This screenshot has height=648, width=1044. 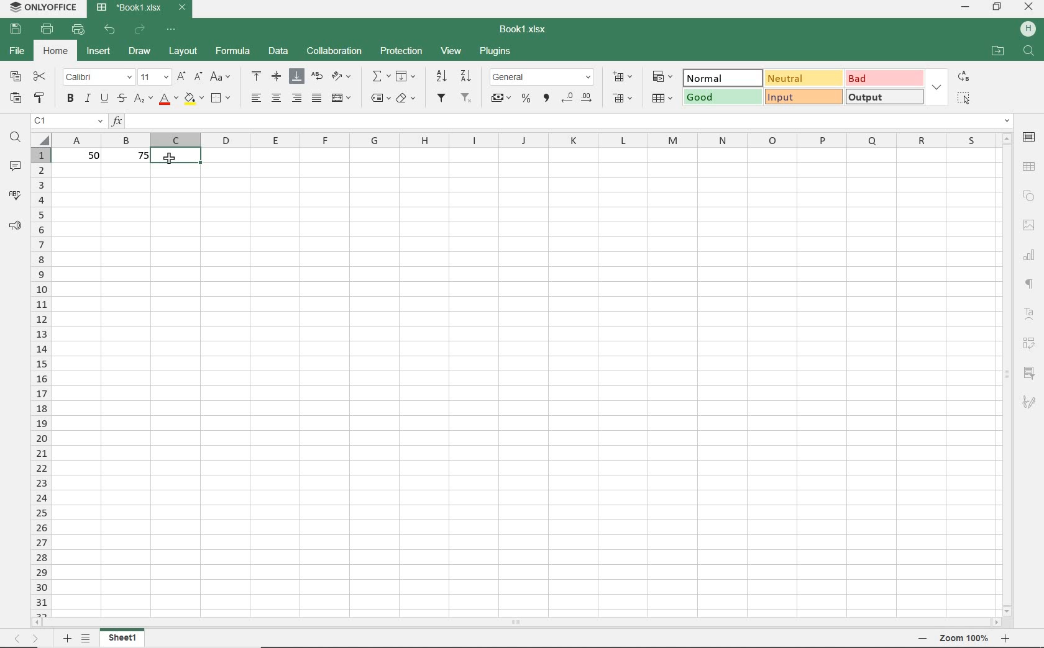 I want to click on align bottom, so click(x=295, y=76).